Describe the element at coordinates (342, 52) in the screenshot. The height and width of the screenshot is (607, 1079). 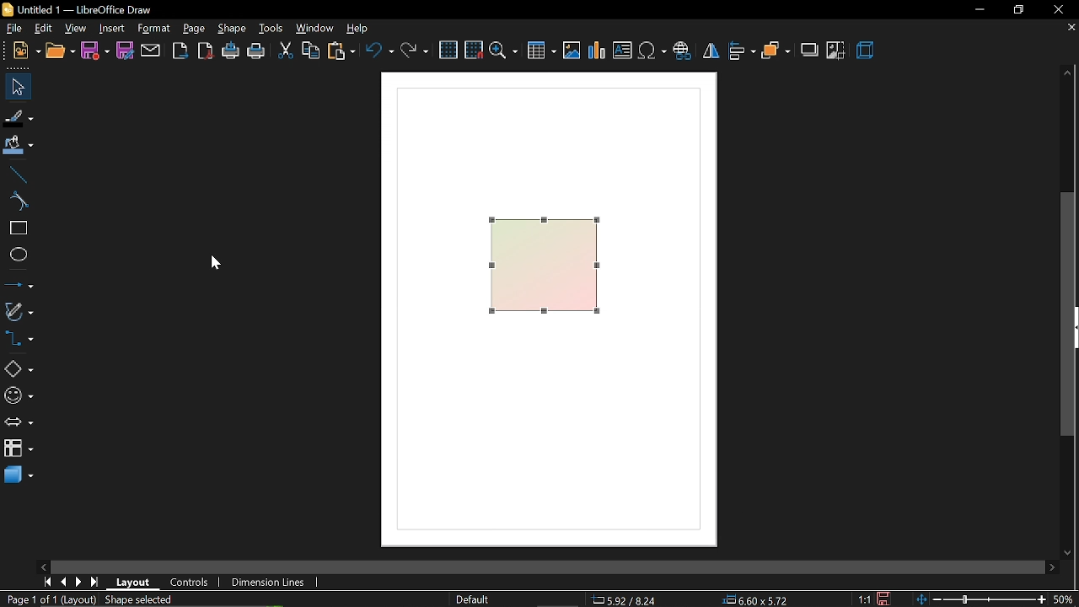
I see `paste` at that location.